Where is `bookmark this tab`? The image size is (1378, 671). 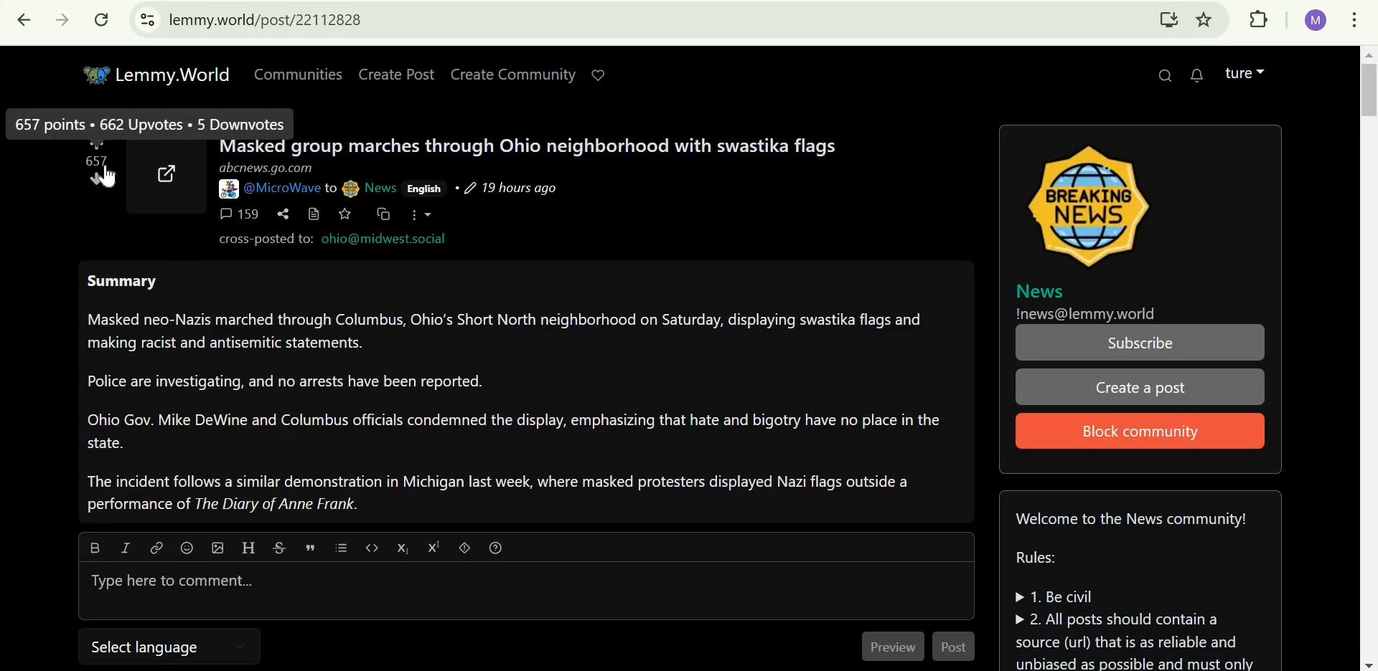
bookmark this tab is located at coordinates (1206, 19).